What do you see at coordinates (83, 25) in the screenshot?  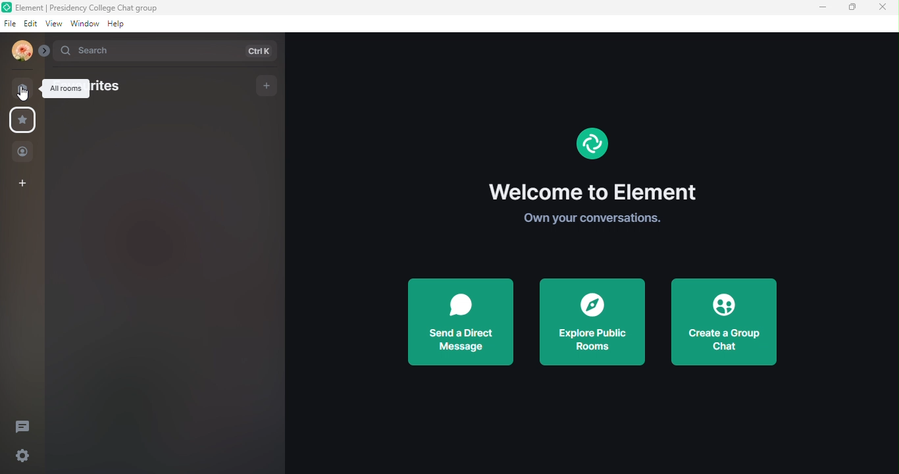 I see `window` at bounding box center [83, 25].